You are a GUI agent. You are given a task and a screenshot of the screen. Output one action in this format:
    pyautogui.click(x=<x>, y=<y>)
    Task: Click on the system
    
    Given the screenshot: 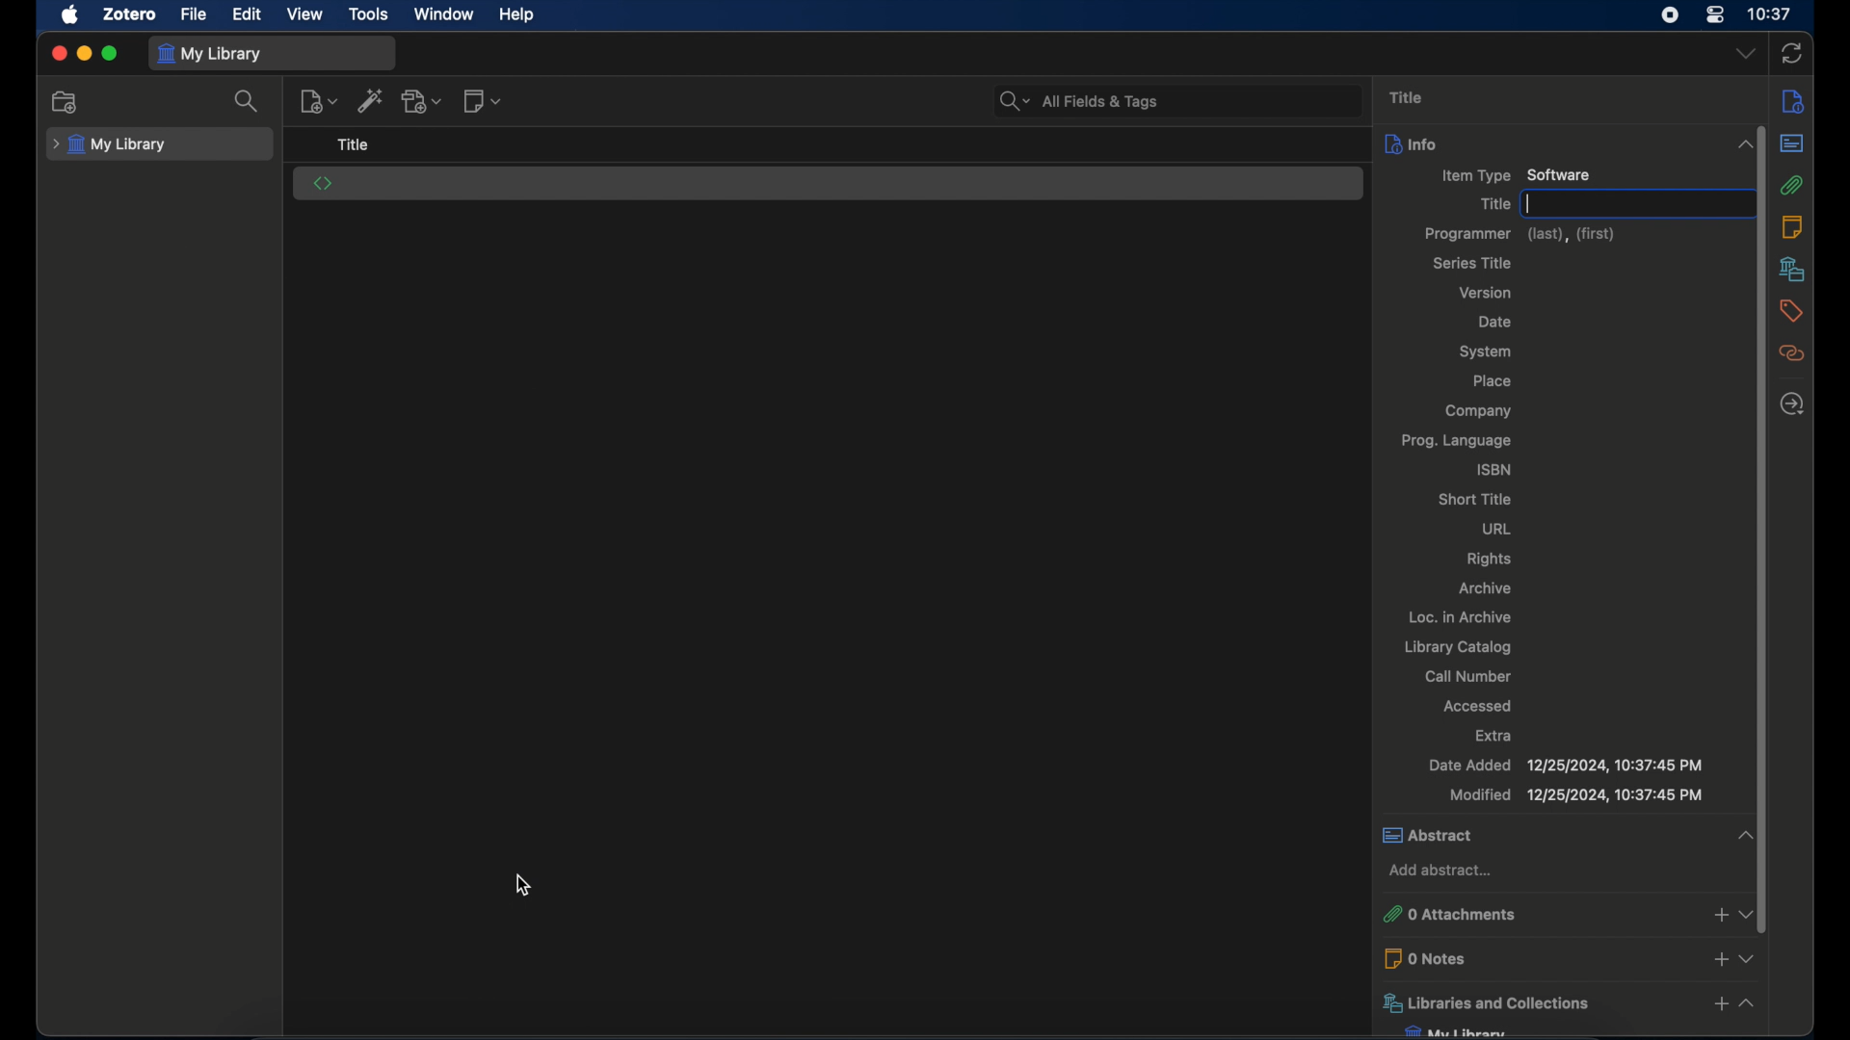 What is the action you would take?
    pyautogui.click(x=1488, y=351)
    